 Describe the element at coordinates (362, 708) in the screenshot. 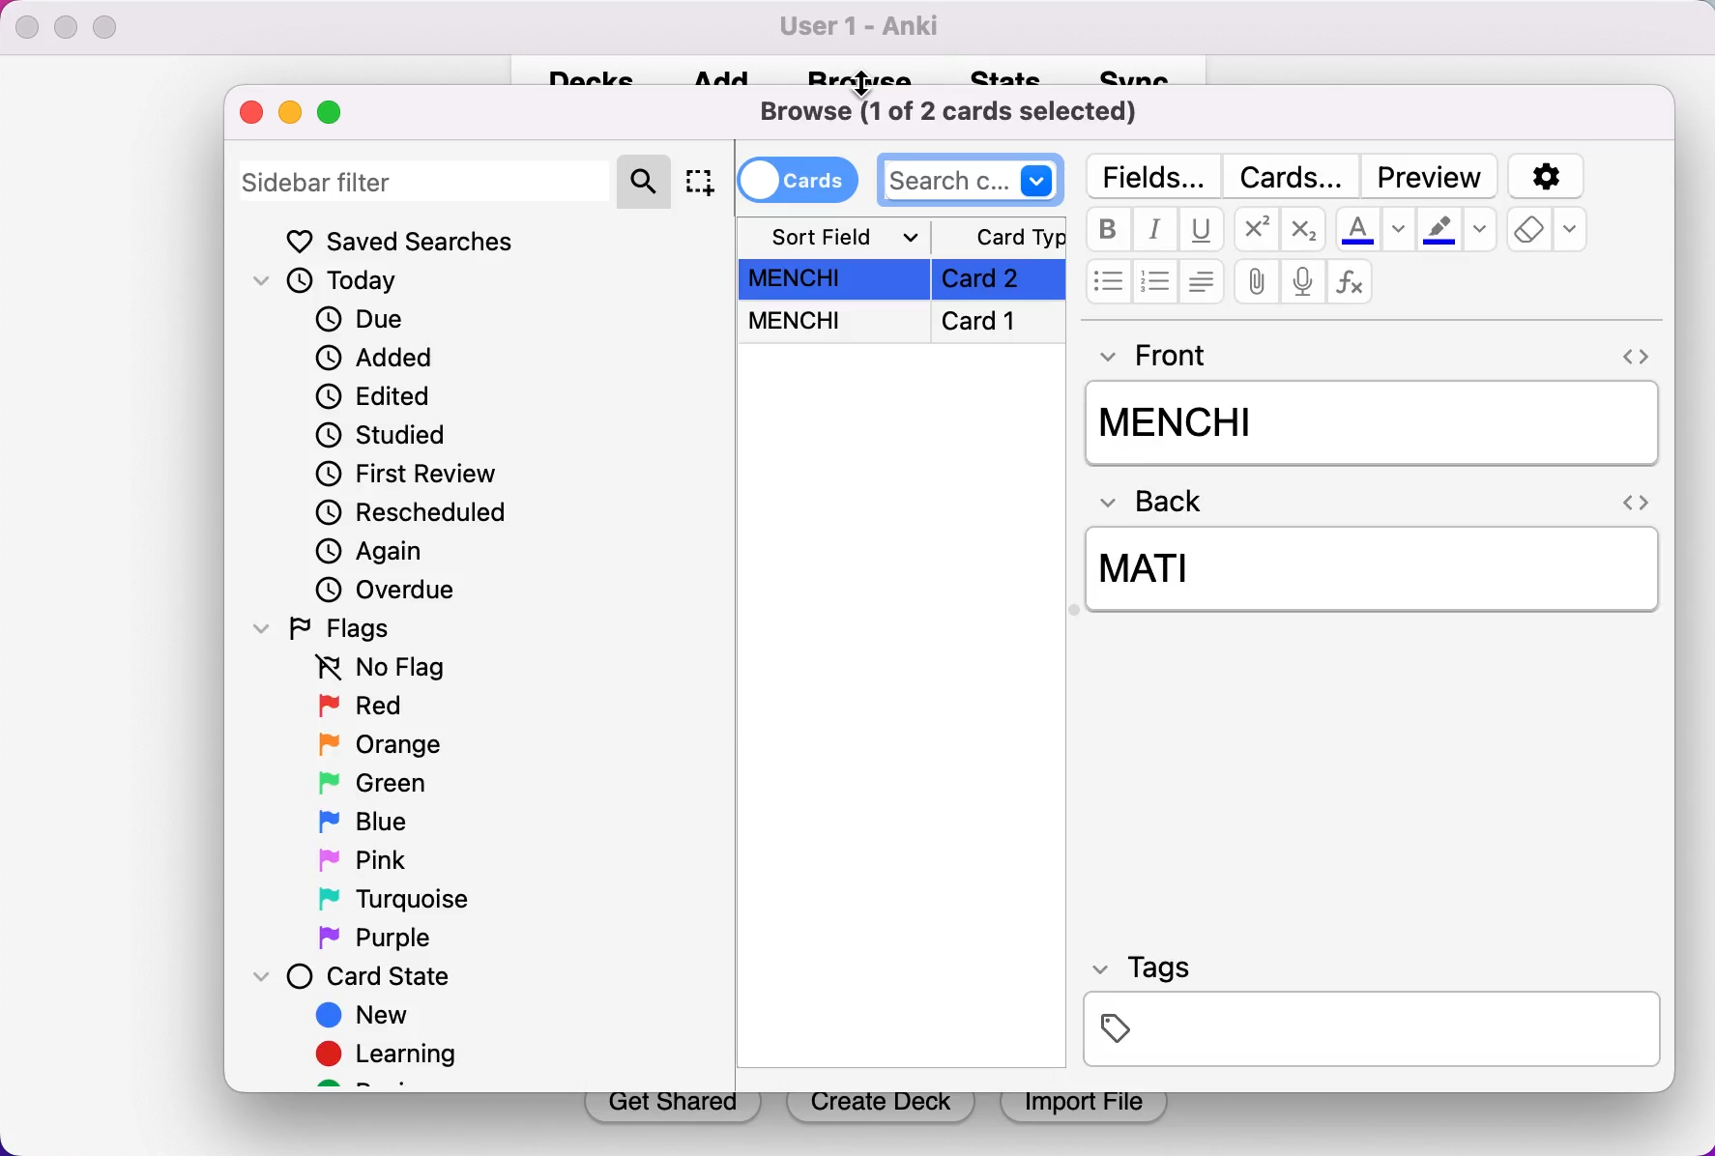

I see `red` at that location.